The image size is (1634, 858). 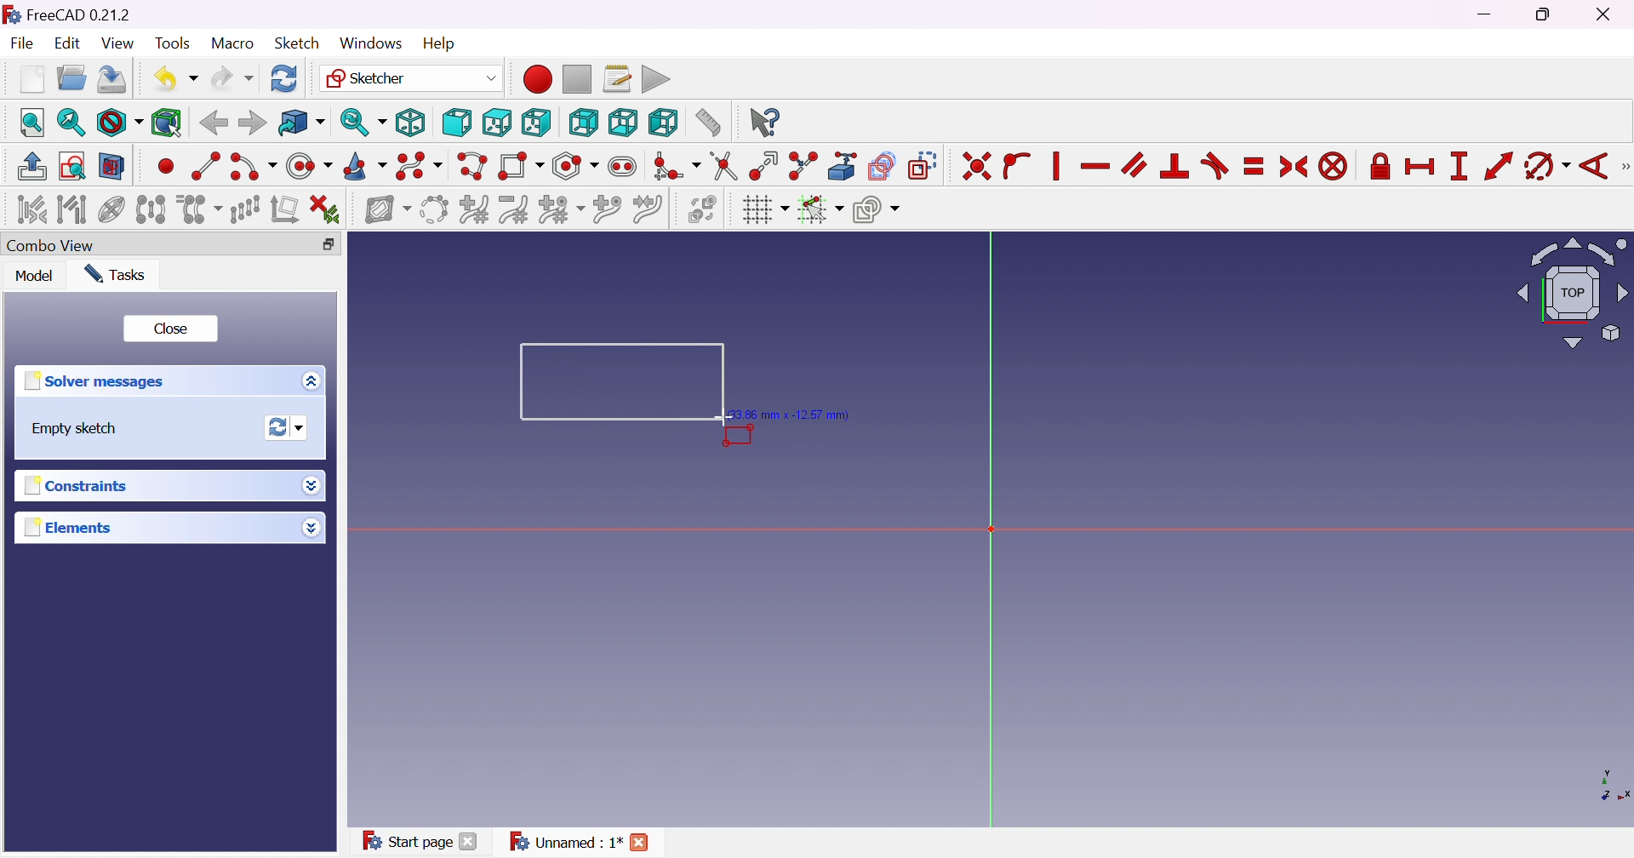 I want to click on Clone, so click(x=198, y=209).